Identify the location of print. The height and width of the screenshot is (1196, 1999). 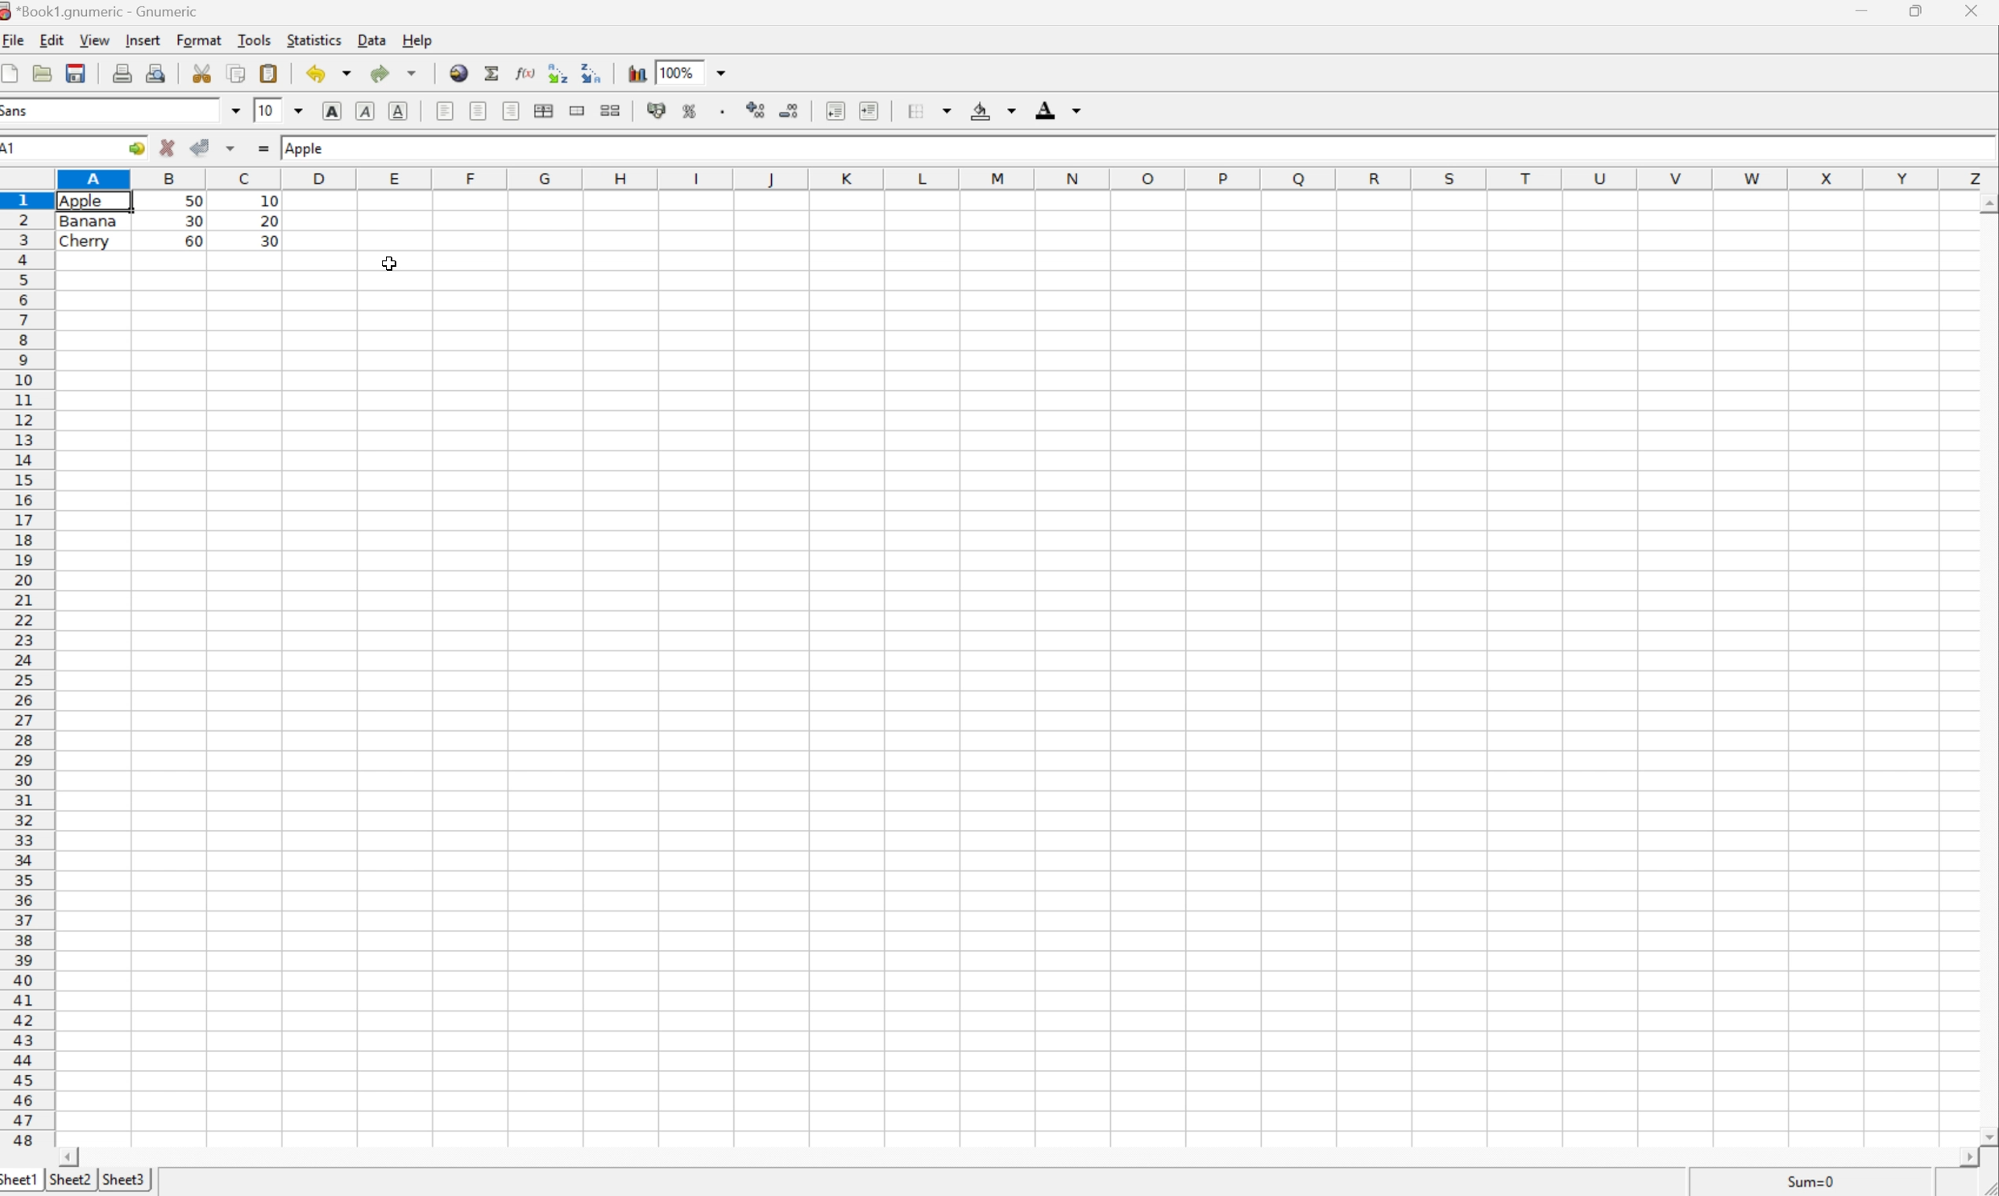
(124, 73).